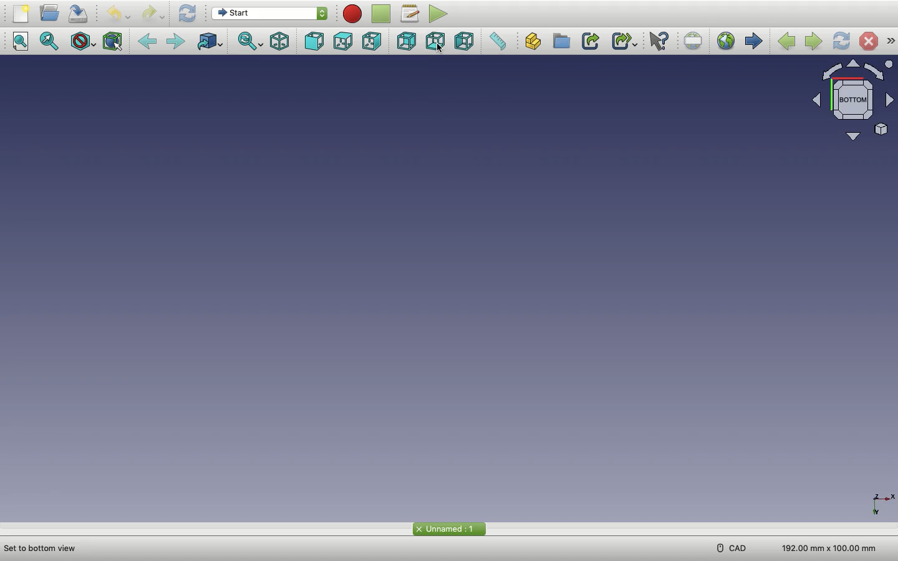 The width and height of the screenshot is (898, 561). What do you see at coordinates (81, 14) in the screenshot?
I see `Save` at bounding box center [81, 14].